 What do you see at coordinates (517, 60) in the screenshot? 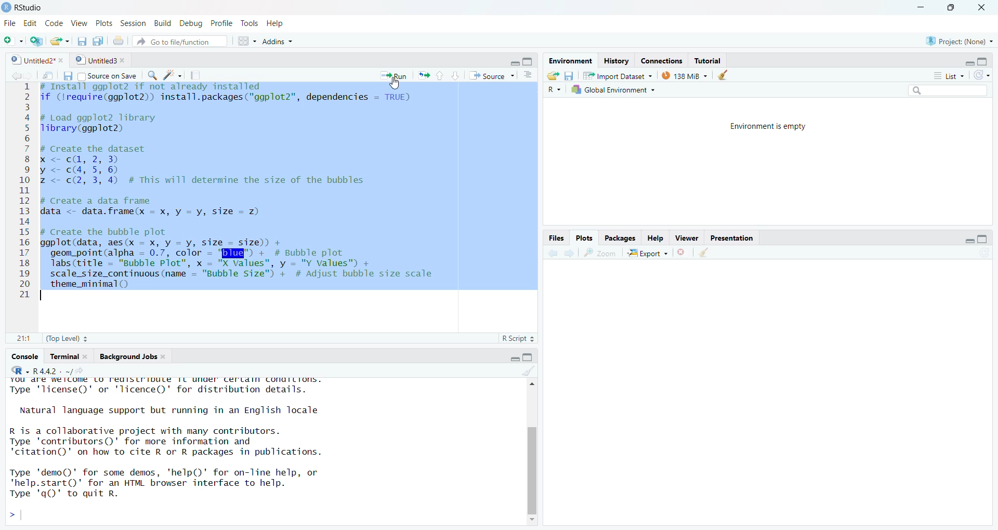
I see `minimize/maximize` at bounding box center [517, 60].